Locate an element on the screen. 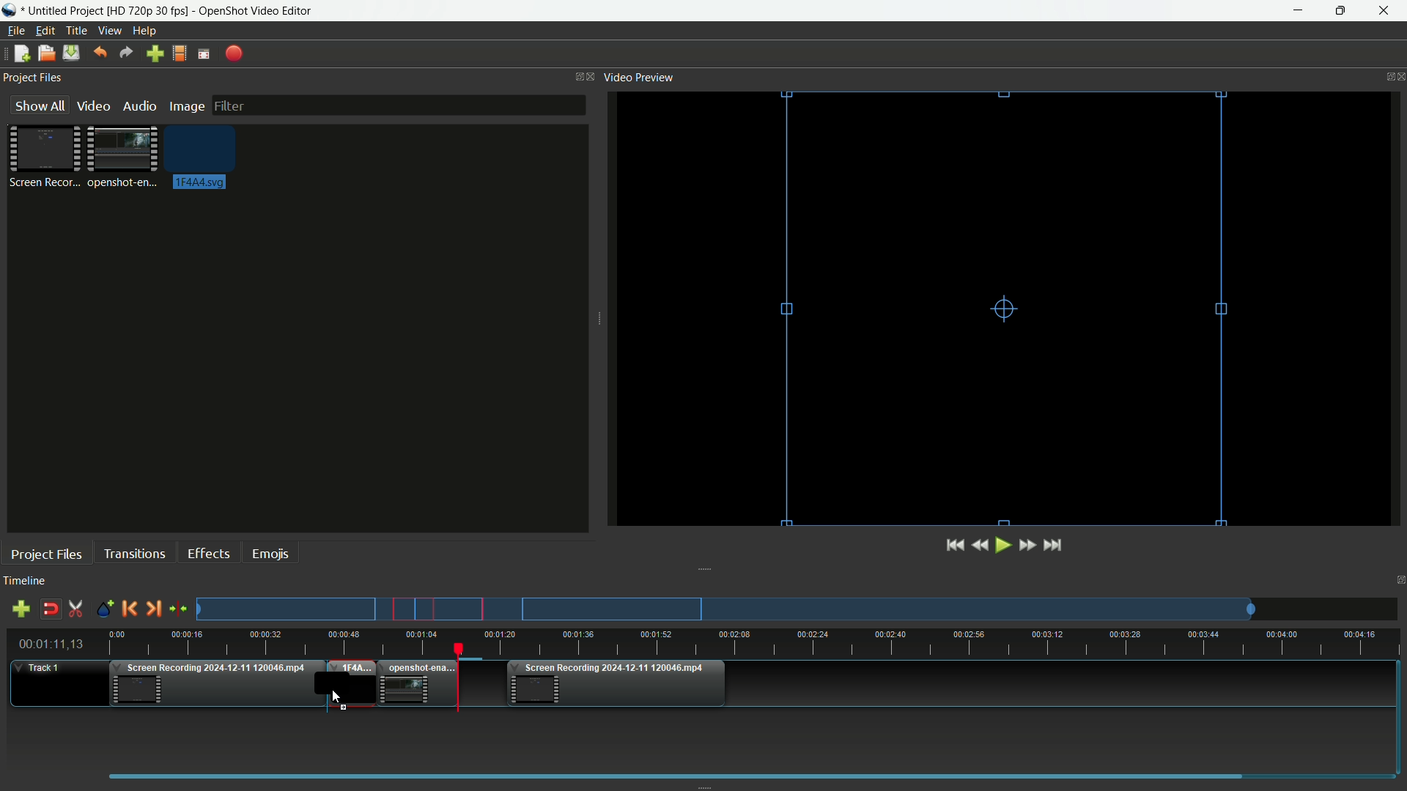 The width and height of the screenshot is (1407, 791). Quick play forward is located at coordinates (1027, 545).